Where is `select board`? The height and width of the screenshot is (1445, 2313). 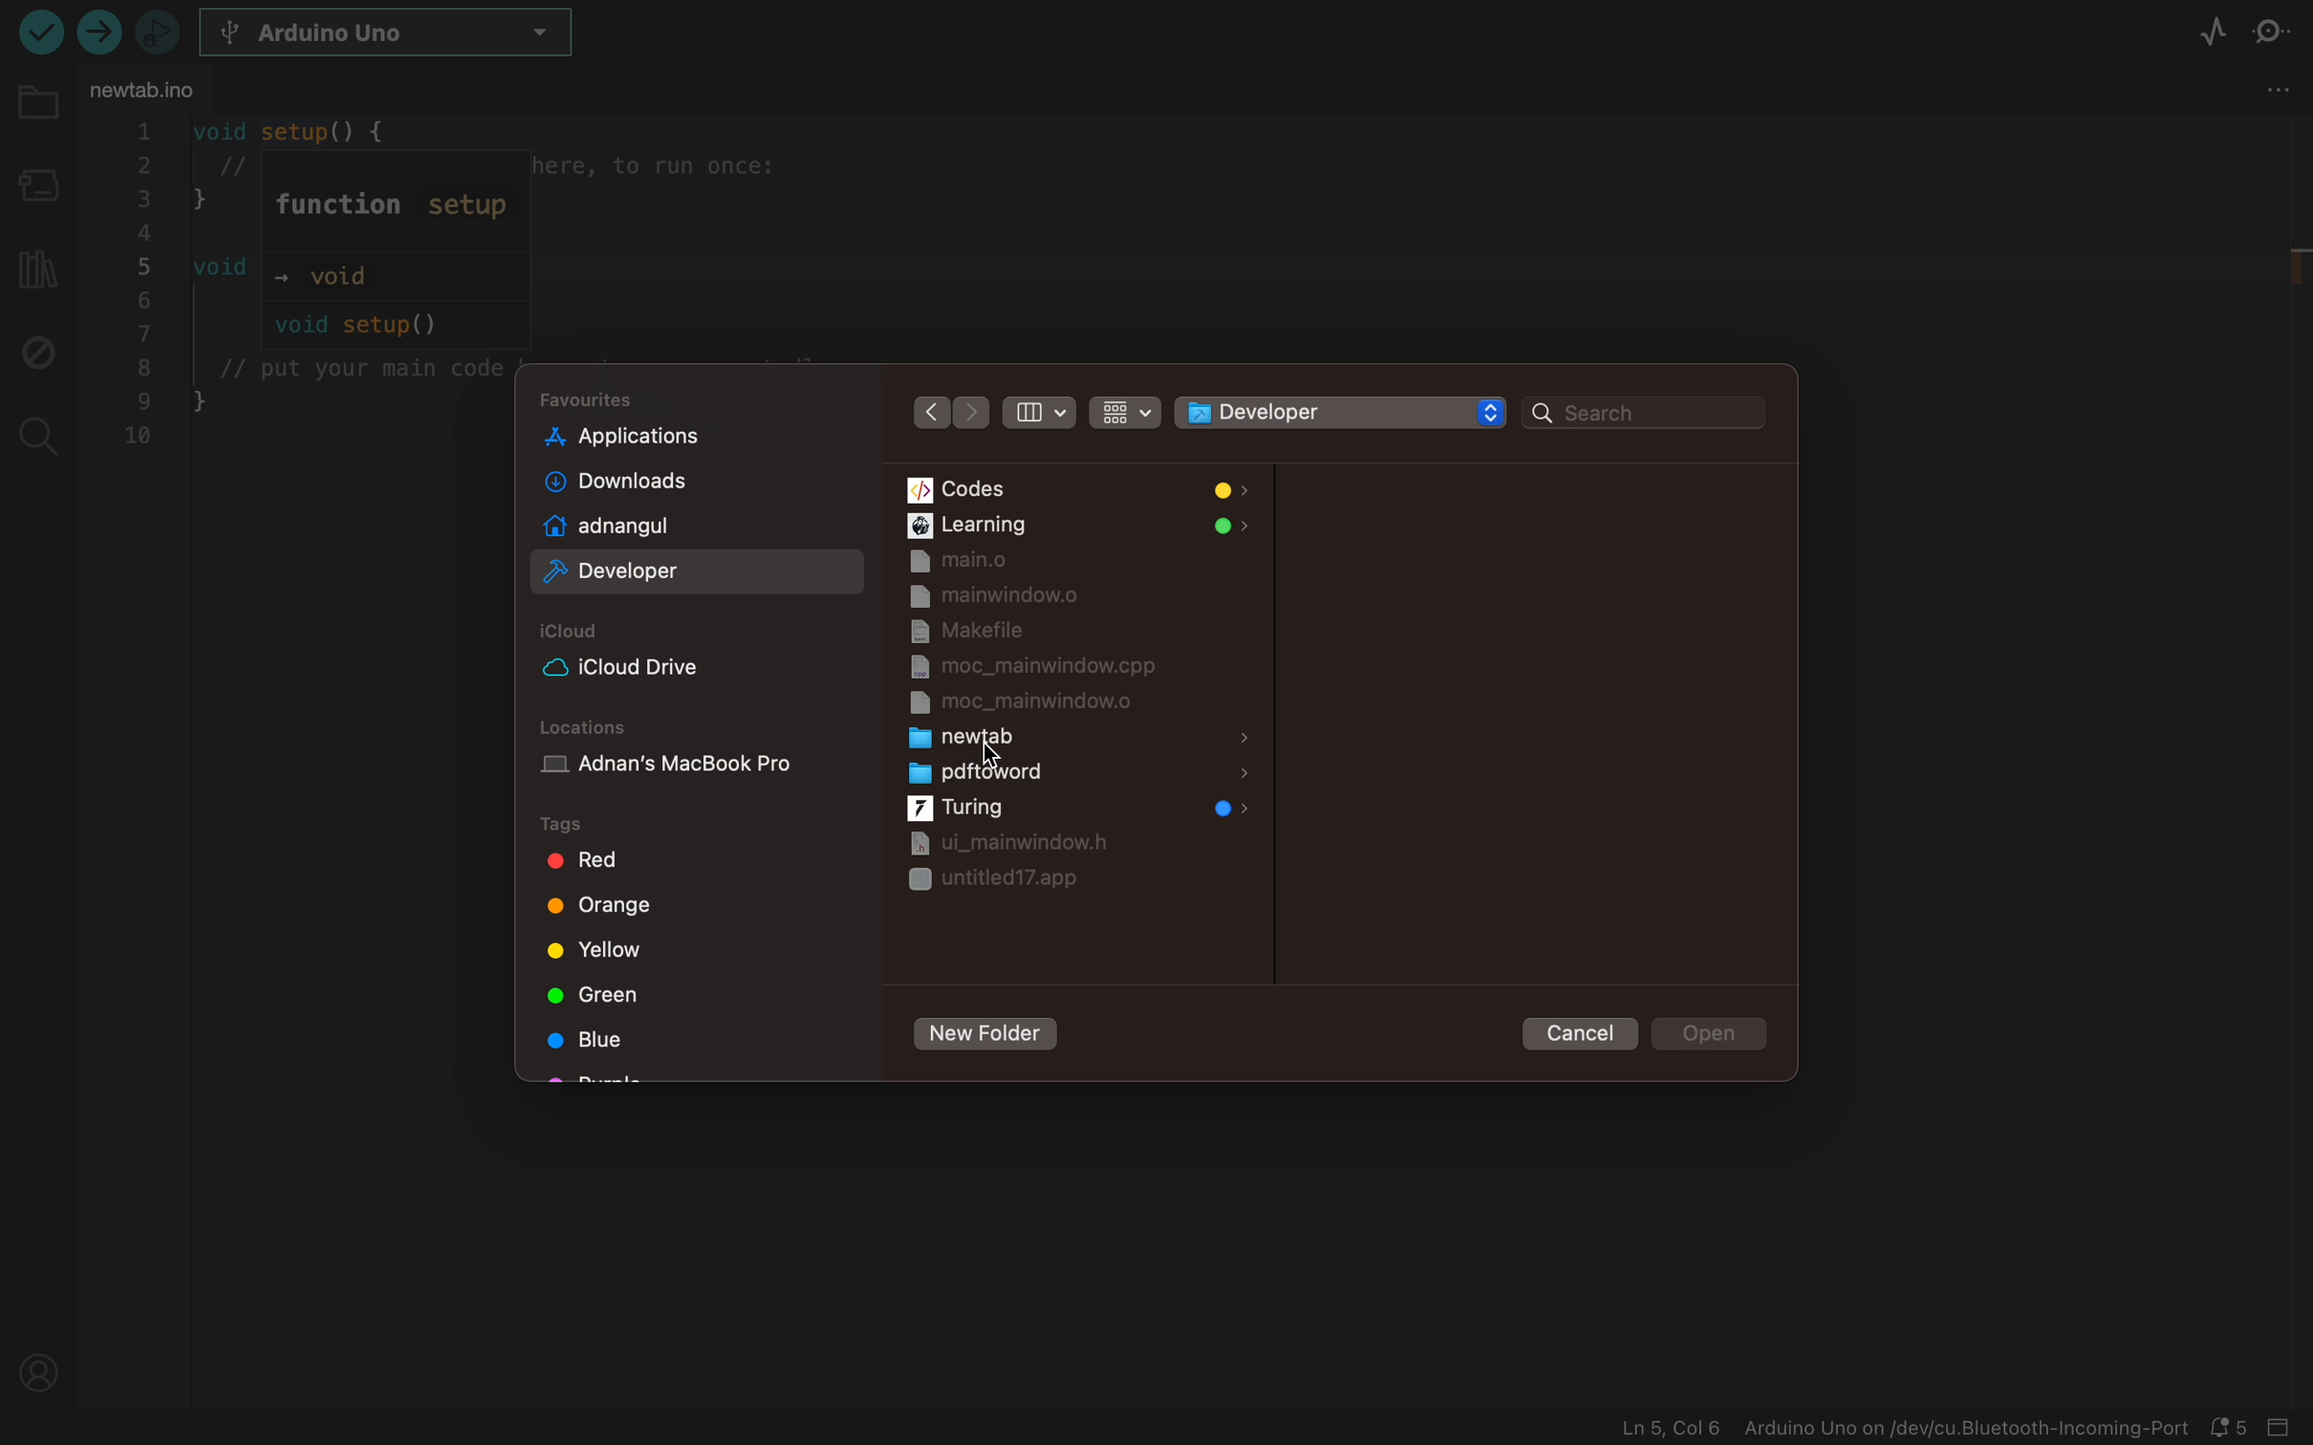
select board is located at coordinates (402, 35).